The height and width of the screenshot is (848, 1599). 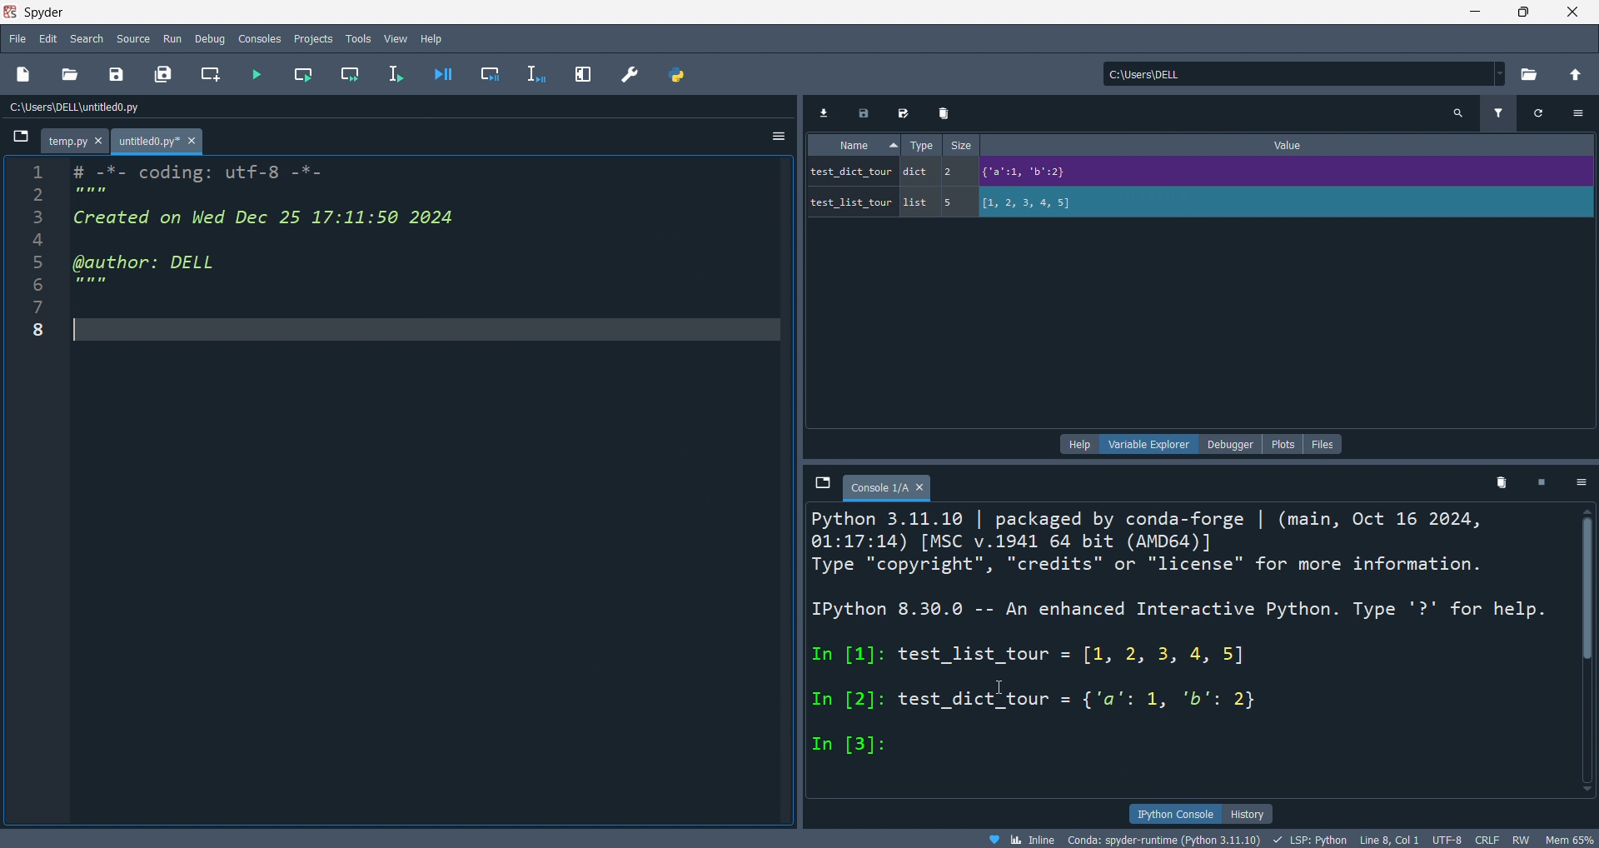 I want to click on close, so click(x=1574, y=14).